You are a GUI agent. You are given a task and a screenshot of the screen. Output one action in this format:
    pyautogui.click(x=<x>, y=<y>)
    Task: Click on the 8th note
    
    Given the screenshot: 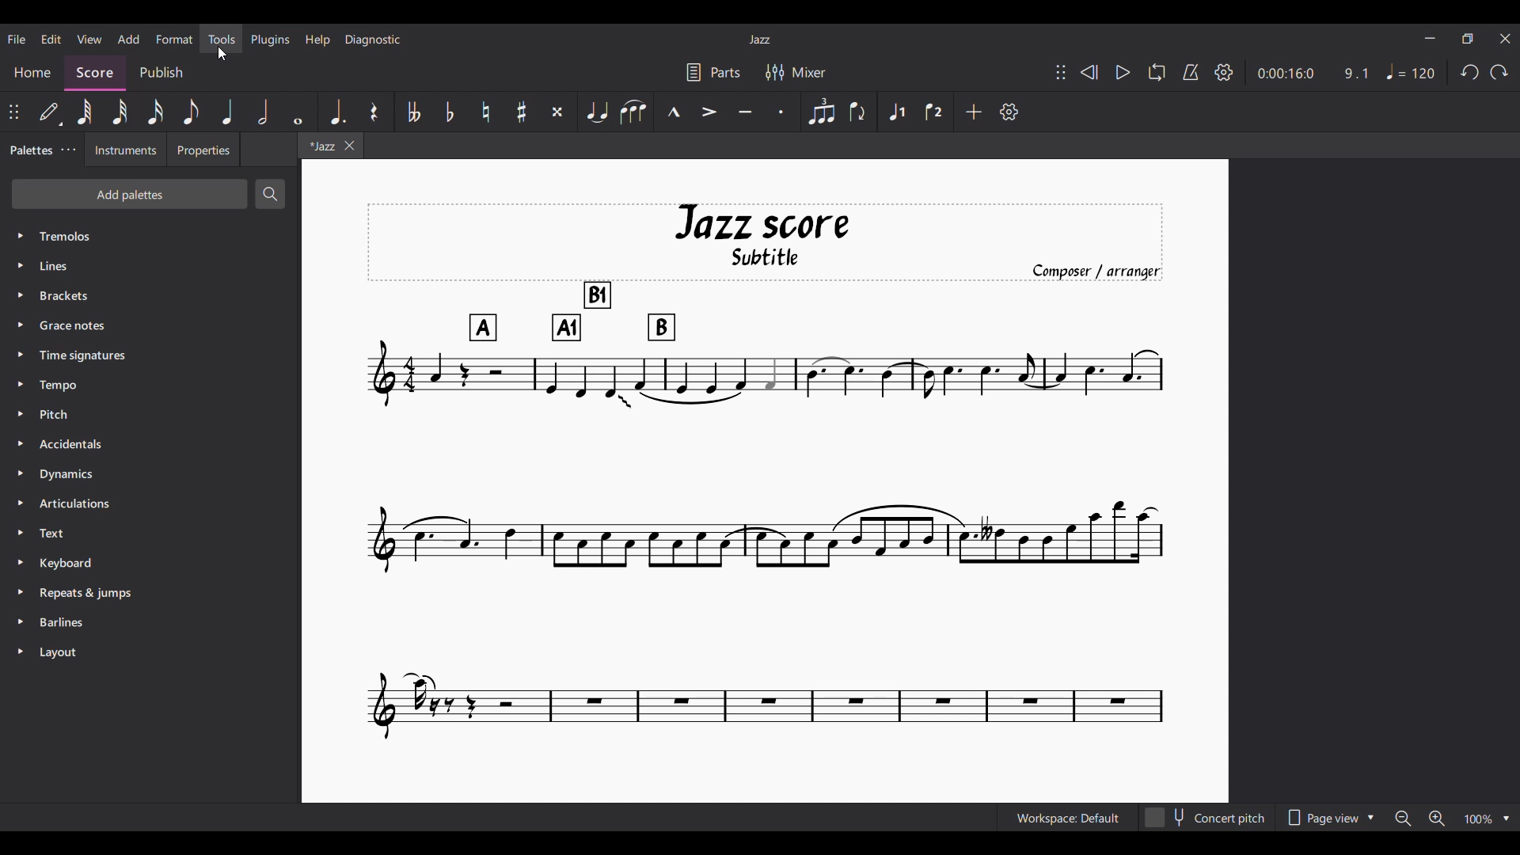 What is the action you would take?
    pyautogui.click(x=191, y=112)
    